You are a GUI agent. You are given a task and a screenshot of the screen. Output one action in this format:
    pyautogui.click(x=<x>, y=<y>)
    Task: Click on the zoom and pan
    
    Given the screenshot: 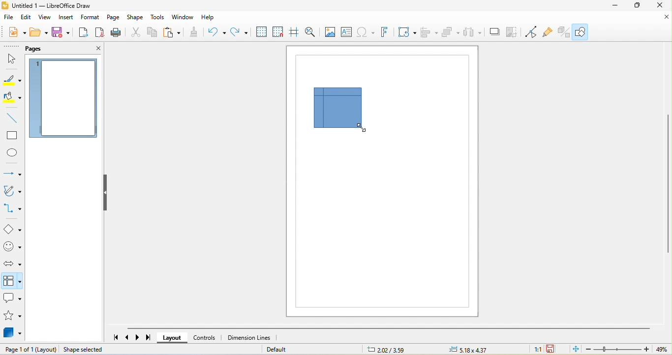 What is the action you would take?
    pyautogui.click(x=311, y=32)
    